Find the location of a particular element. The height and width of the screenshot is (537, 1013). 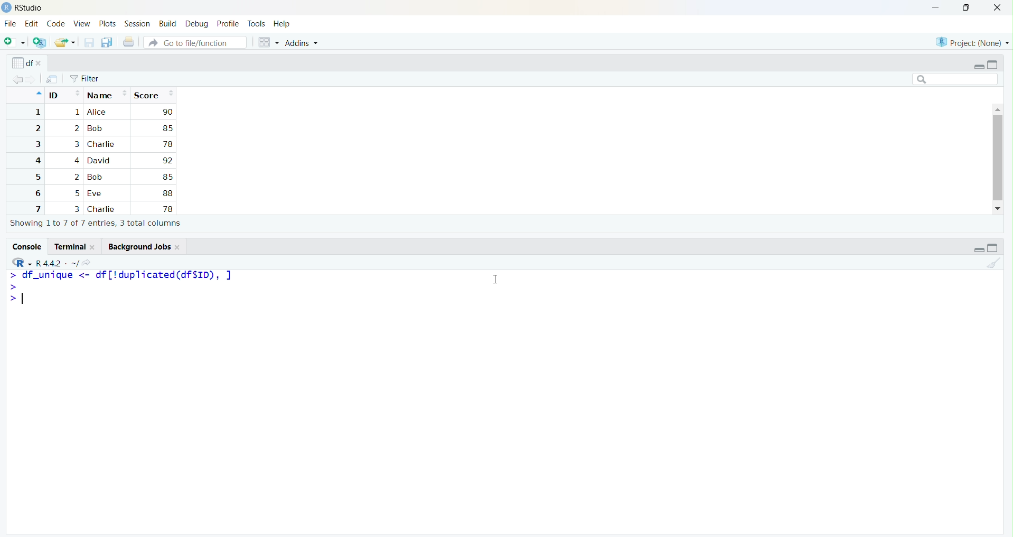

2 is located at coordinates (36, 128).